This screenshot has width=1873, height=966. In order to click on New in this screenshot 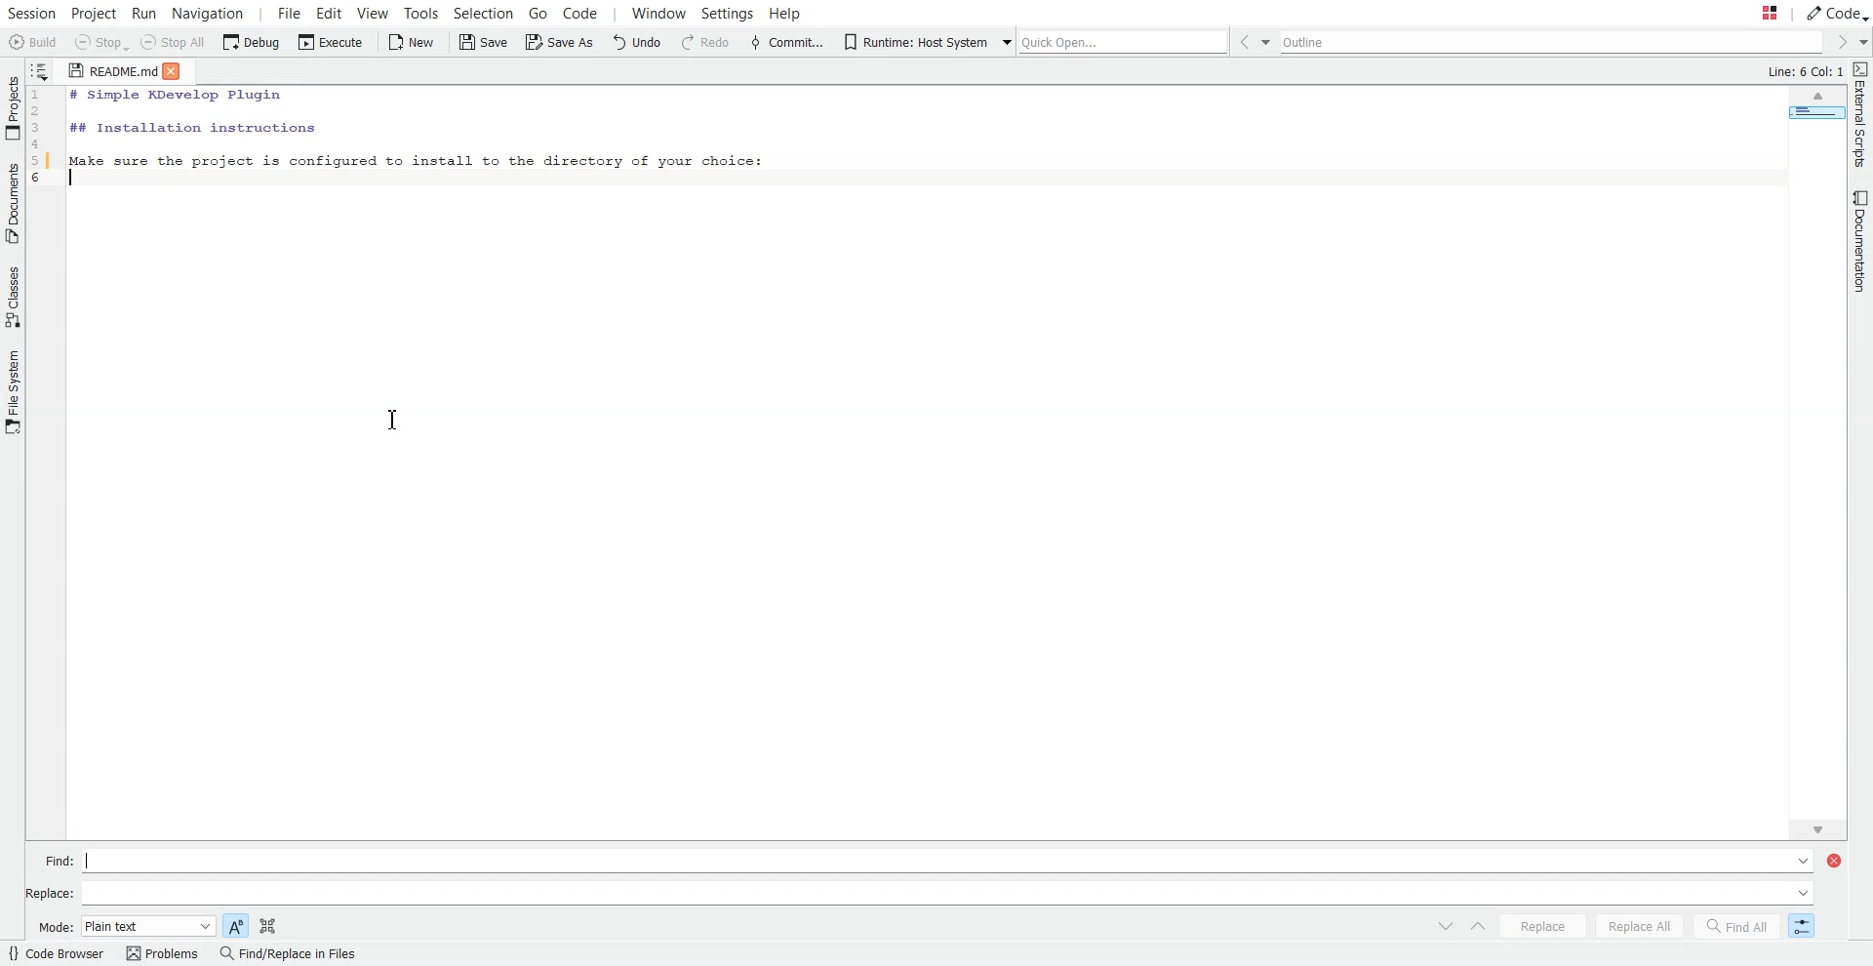, I will do `click(413, 42)`.